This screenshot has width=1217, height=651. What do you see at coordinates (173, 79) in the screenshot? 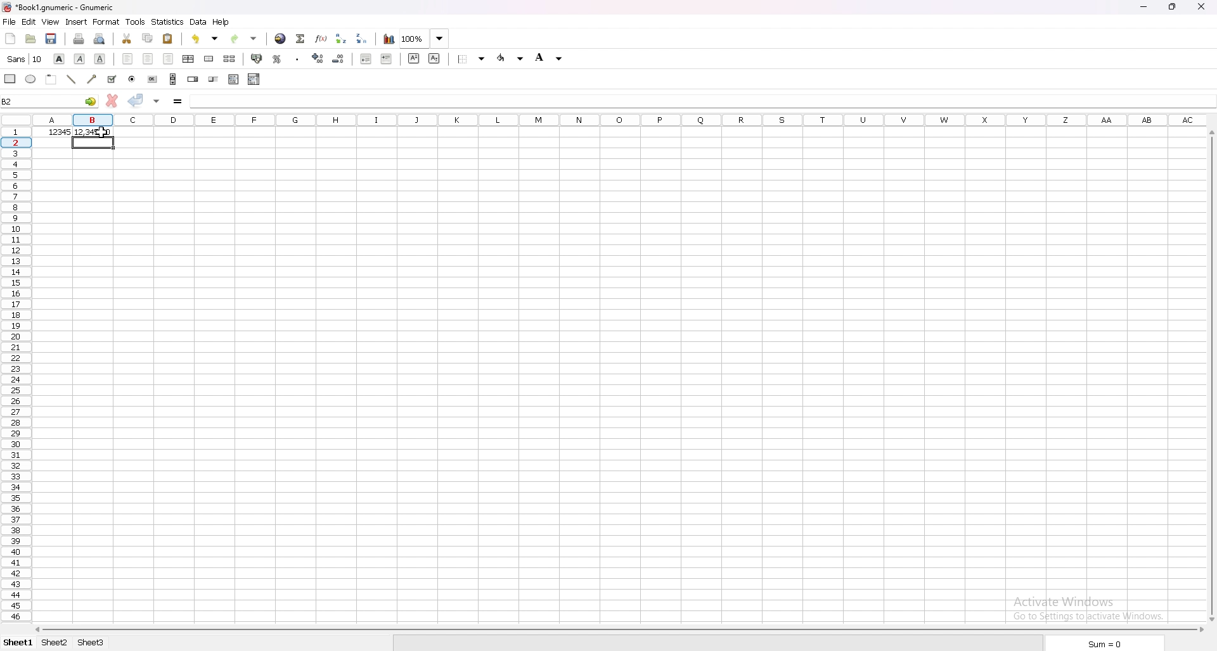
I see `scroll bar` at bounding box center [173, 79].